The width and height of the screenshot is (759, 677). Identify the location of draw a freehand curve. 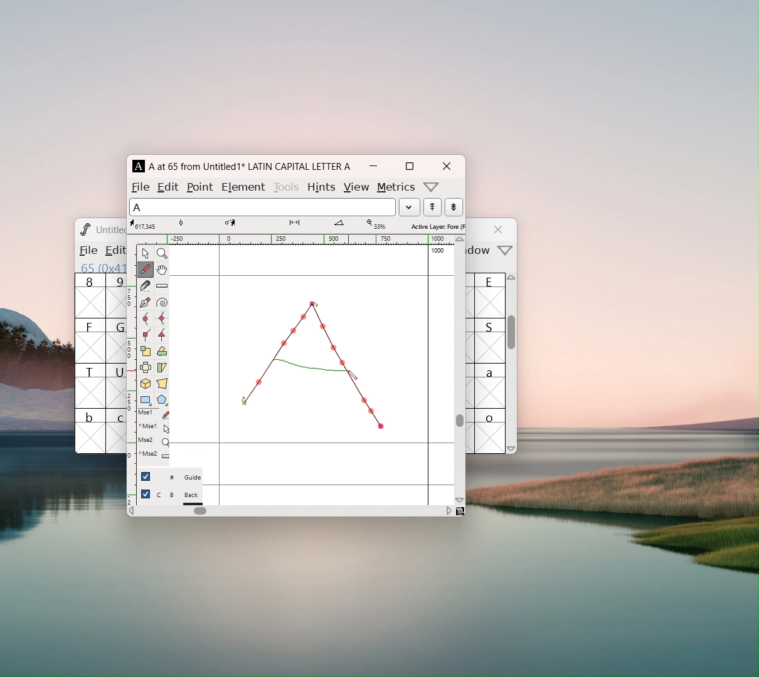
(146, 270).